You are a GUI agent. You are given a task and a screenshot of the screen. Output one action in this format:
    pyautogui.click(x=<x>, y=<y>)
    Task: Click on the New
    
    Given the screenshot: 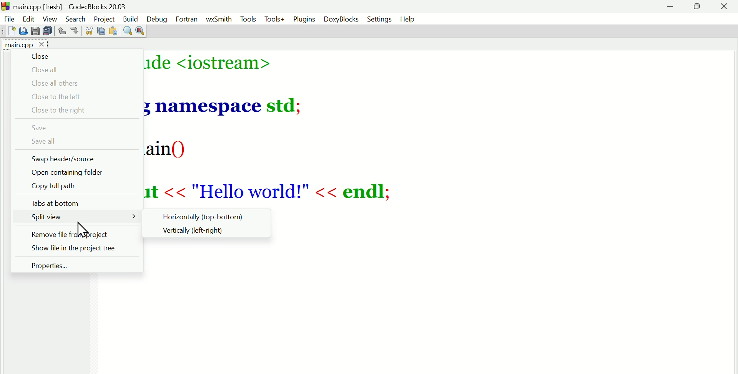 What is the action you would take?
    pyautogui.click(x=23, y=31)
    